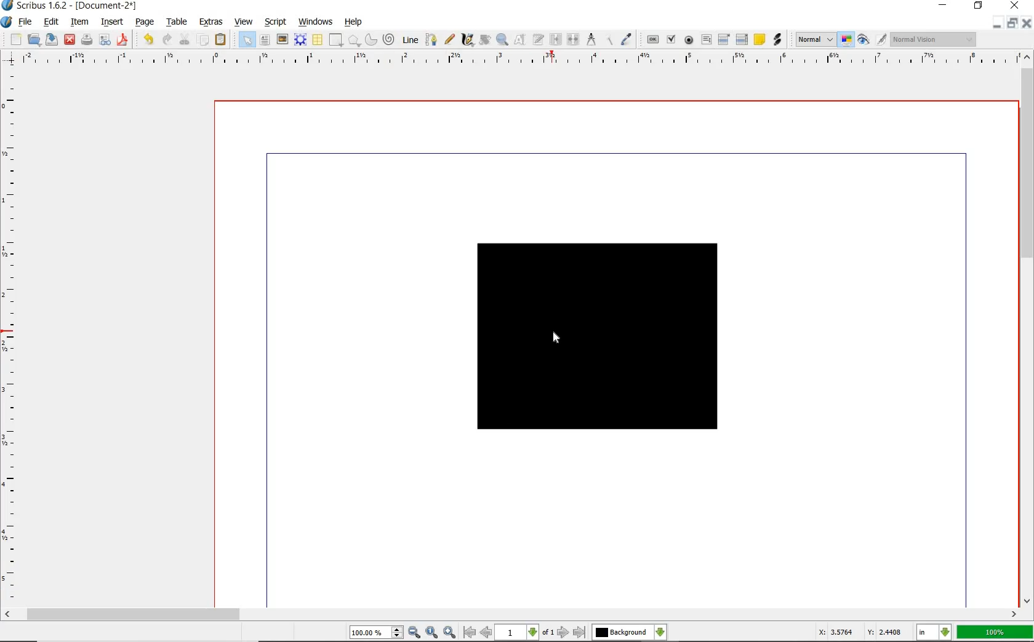 This screenshot has height=642, width=1034. Describe the element at coordinates (318, 39) in the screenshot. I see `table` at that location.